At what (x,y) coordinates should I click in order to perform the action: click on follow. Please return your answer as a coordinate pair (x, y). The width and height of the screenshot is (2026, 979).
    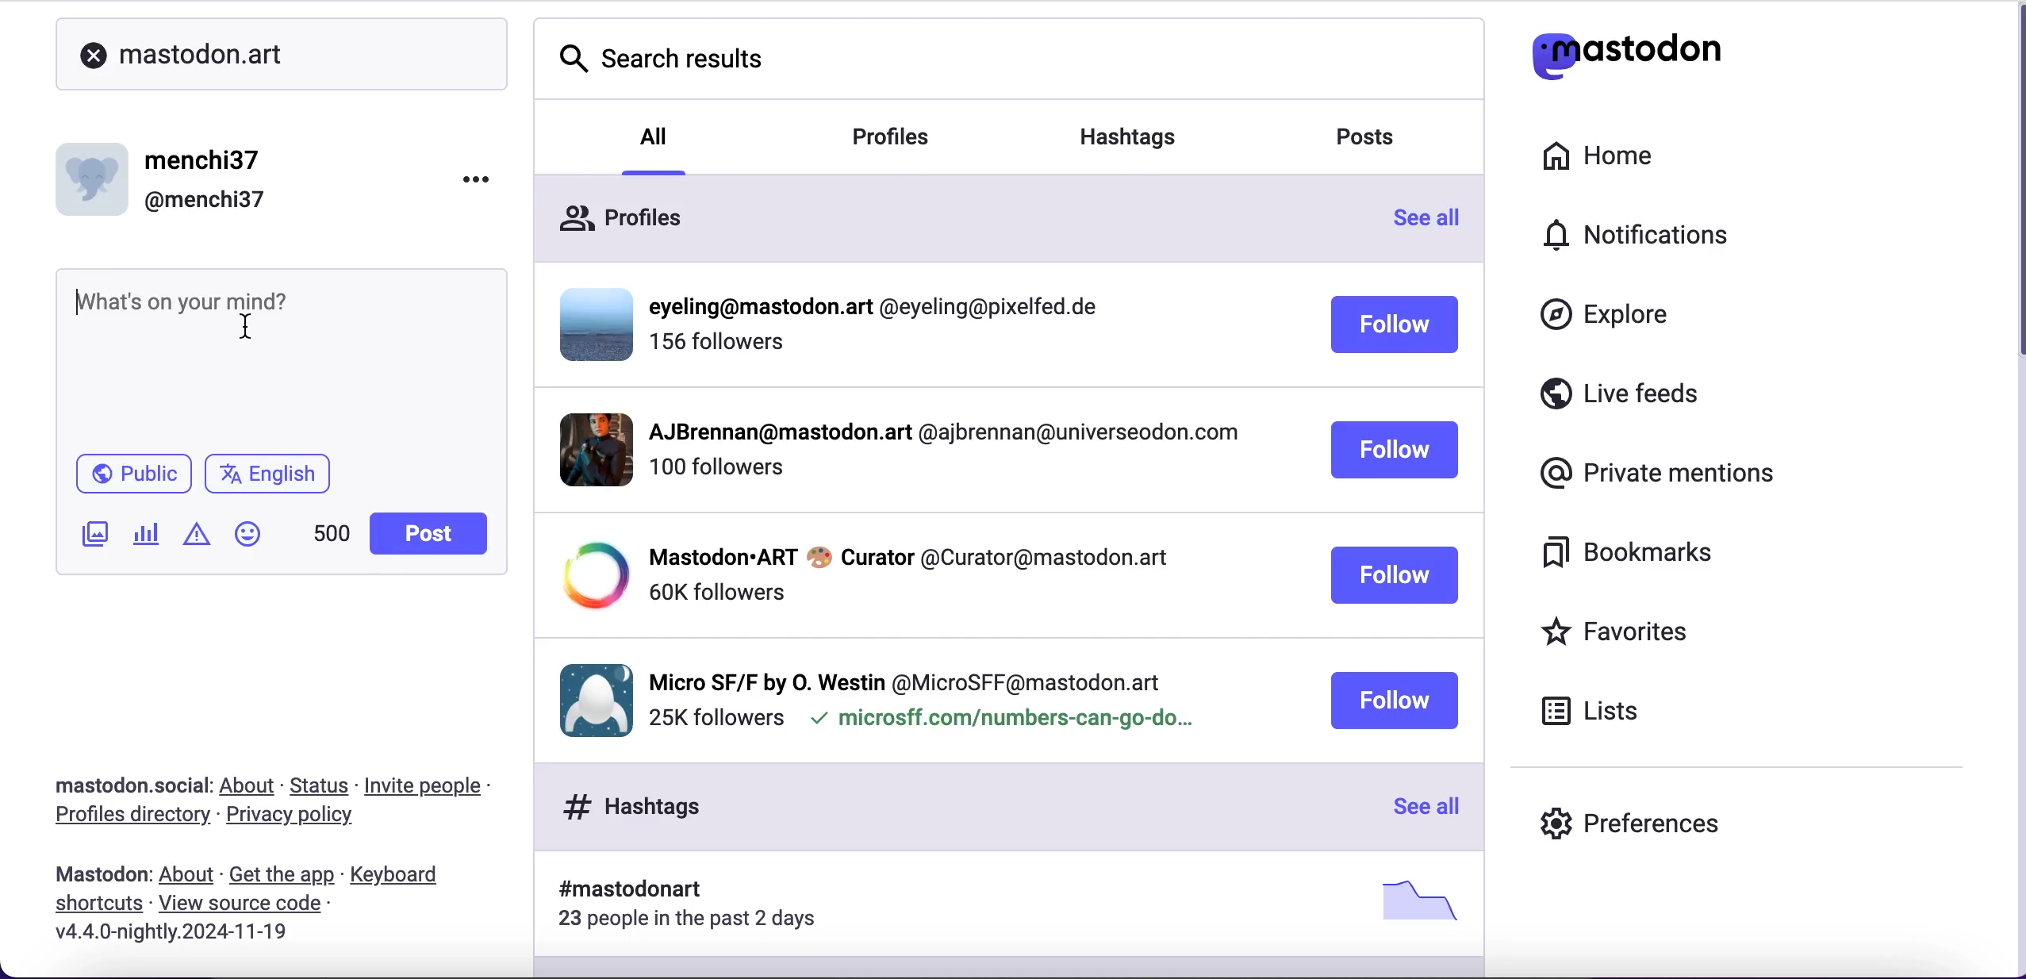
    Looking at the image, I should click on (1393, 701).